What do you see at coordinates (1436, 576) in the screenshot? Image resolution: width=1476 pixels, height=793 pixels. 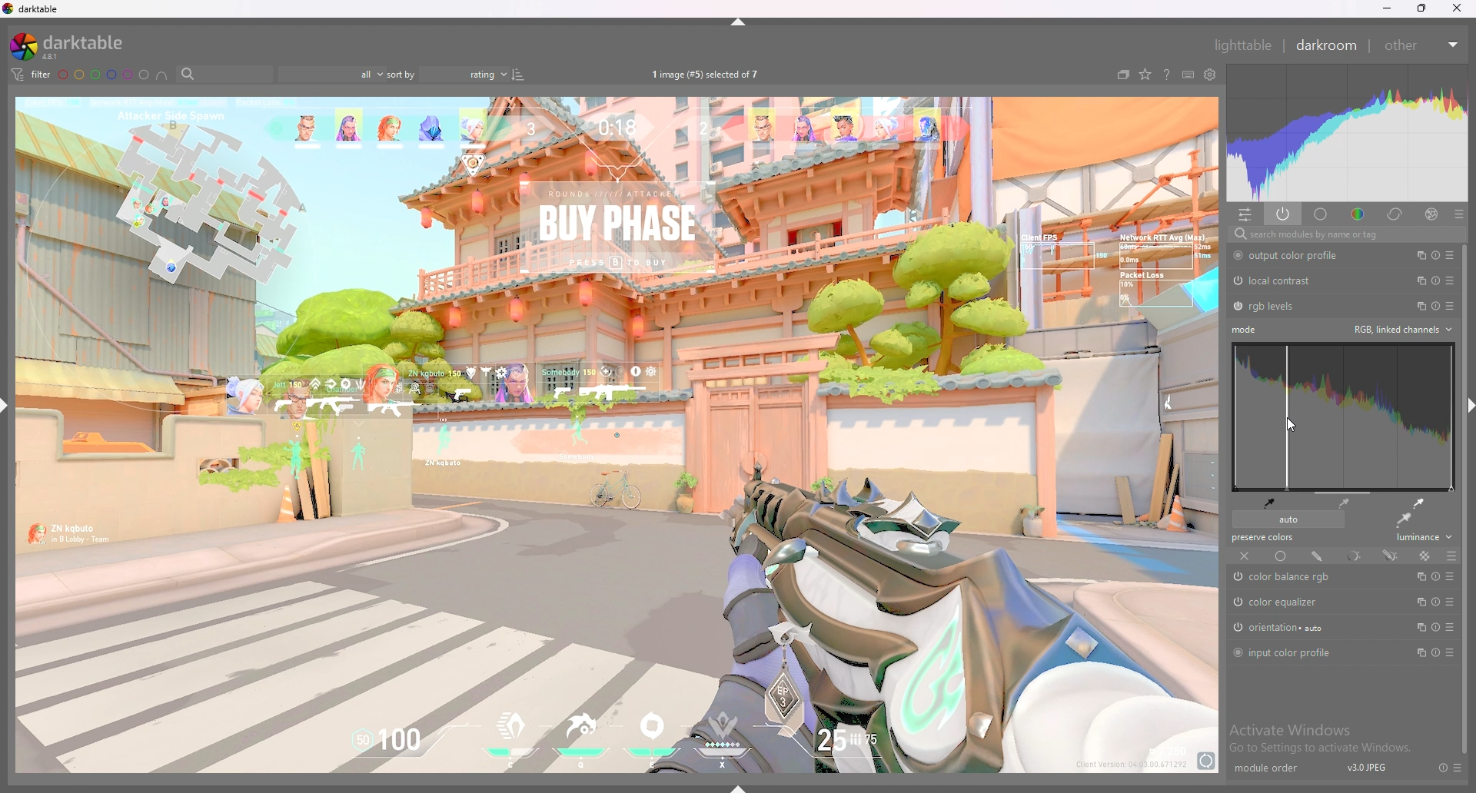 I see `play` at bounding box center [1436, 576].